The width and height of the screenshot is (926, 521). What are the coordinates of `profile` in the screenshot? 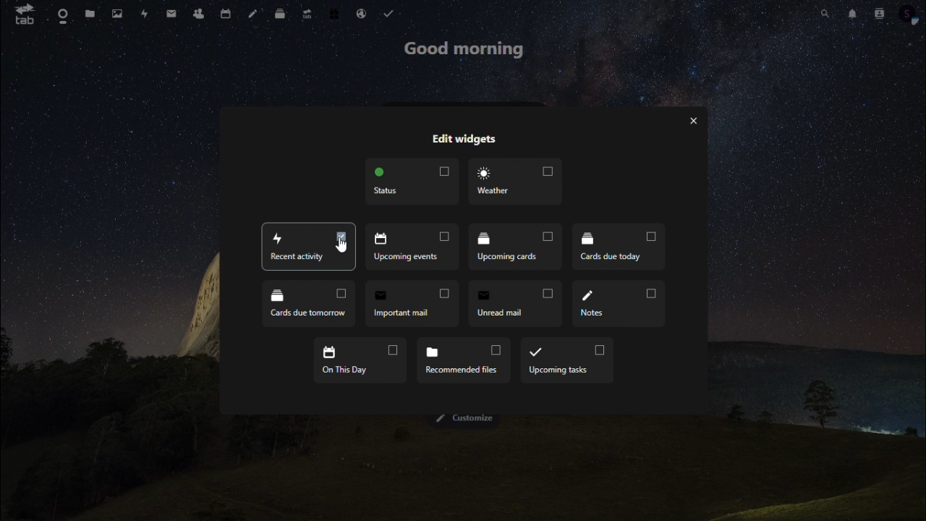 It's located at (912, 20).